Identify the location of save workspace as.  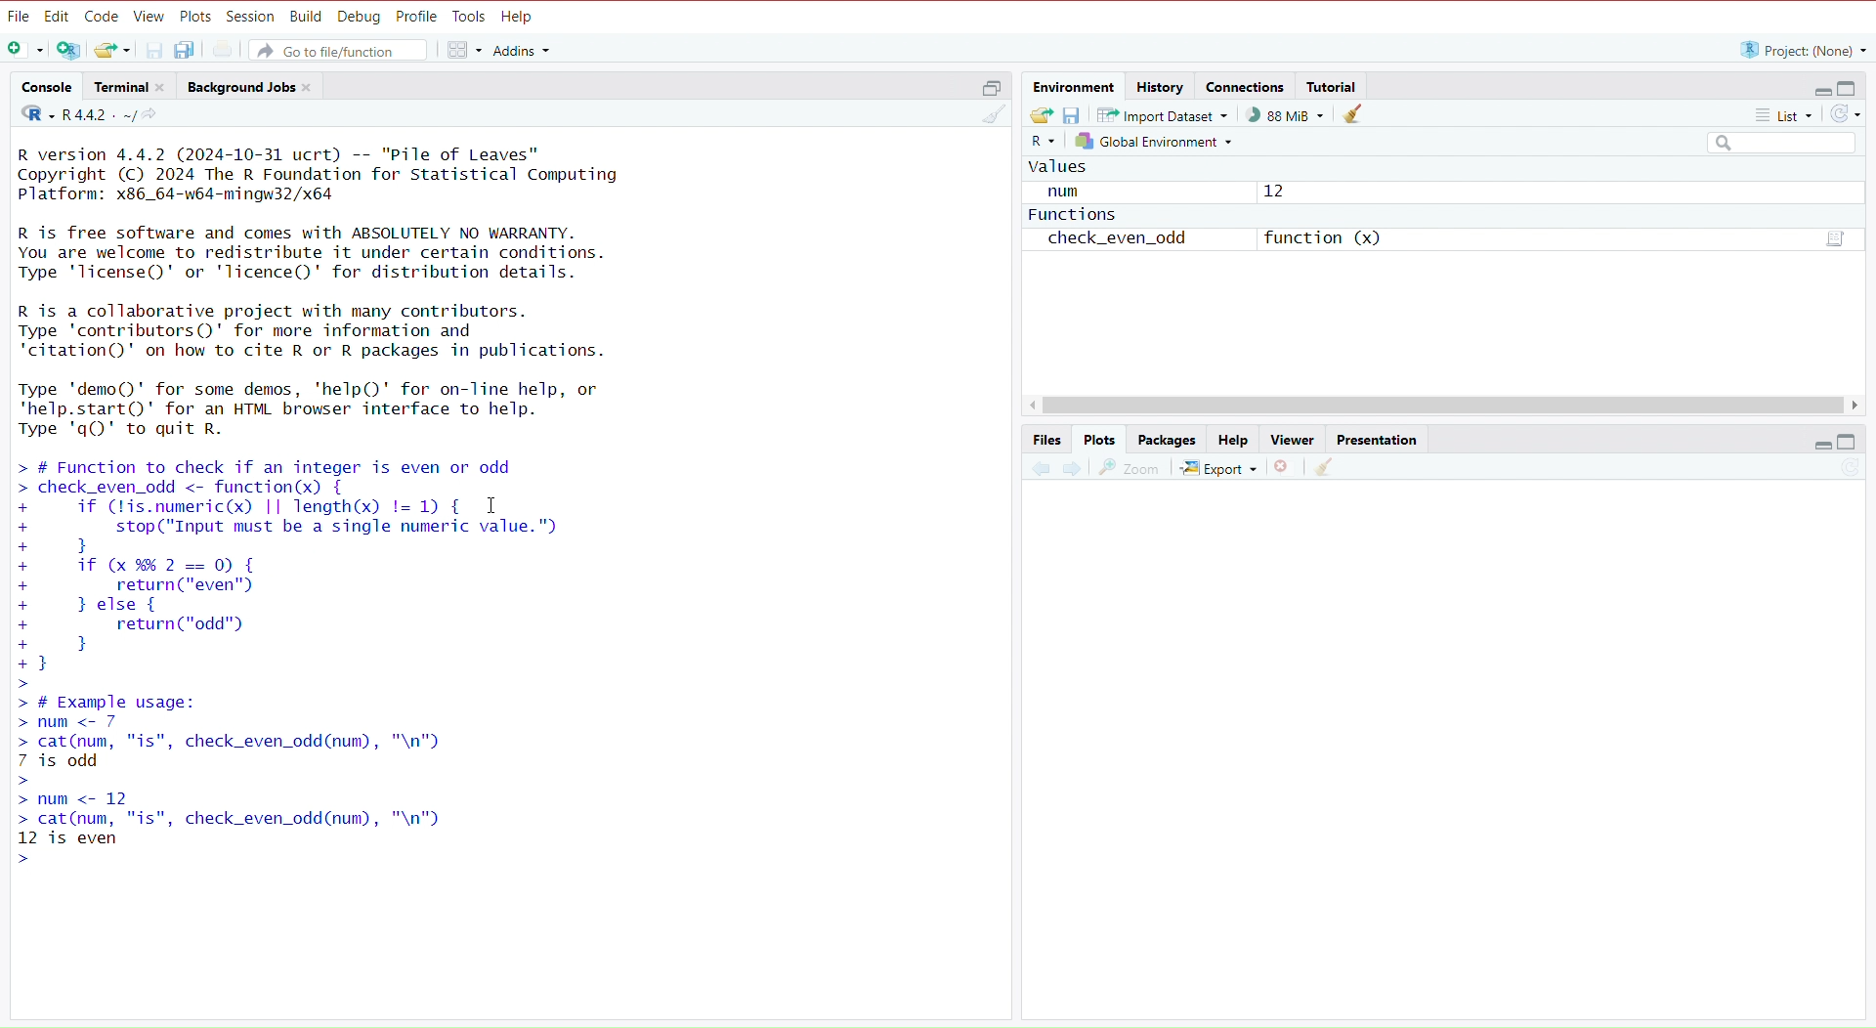
(1077, 116).